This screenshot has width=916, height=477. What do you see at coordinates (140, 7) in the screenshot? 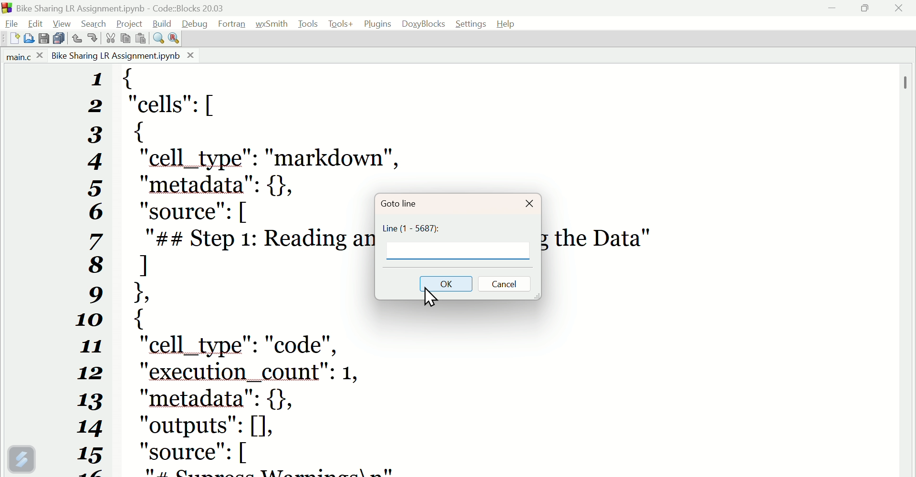
I see `BikesharingLrassignment.Ipynb code blocks 20.03` at bounding box center [140, 7].